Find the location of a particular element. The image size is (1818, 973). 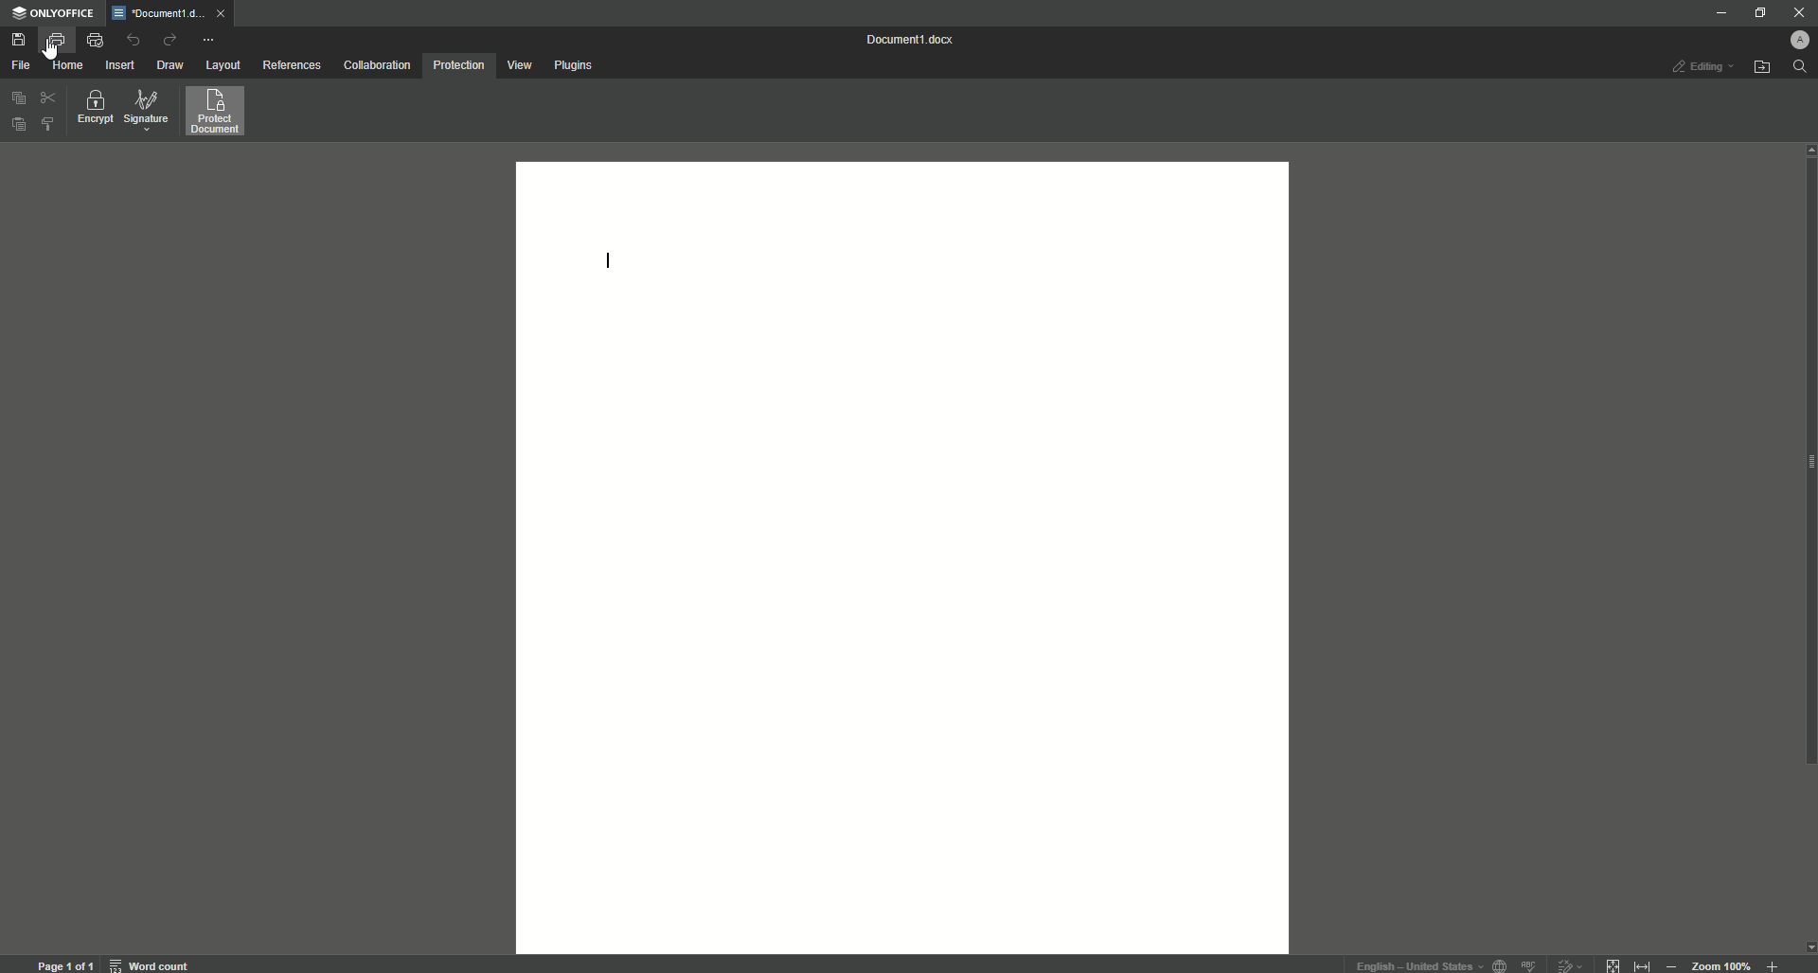

Signature is located at coordinates (149, 112).